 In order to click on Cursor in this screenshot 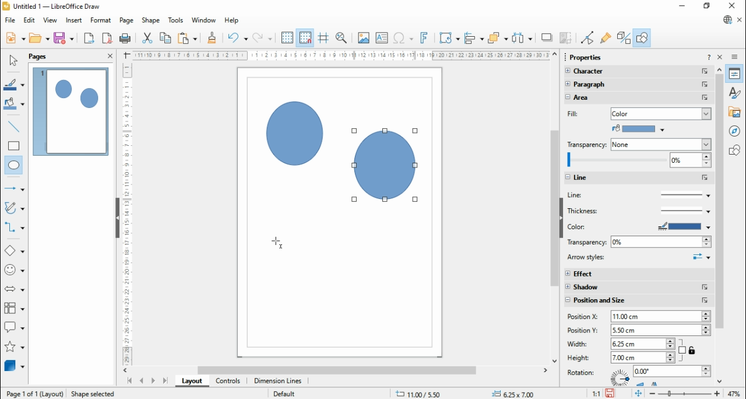, I will do `click(275, 242)`.